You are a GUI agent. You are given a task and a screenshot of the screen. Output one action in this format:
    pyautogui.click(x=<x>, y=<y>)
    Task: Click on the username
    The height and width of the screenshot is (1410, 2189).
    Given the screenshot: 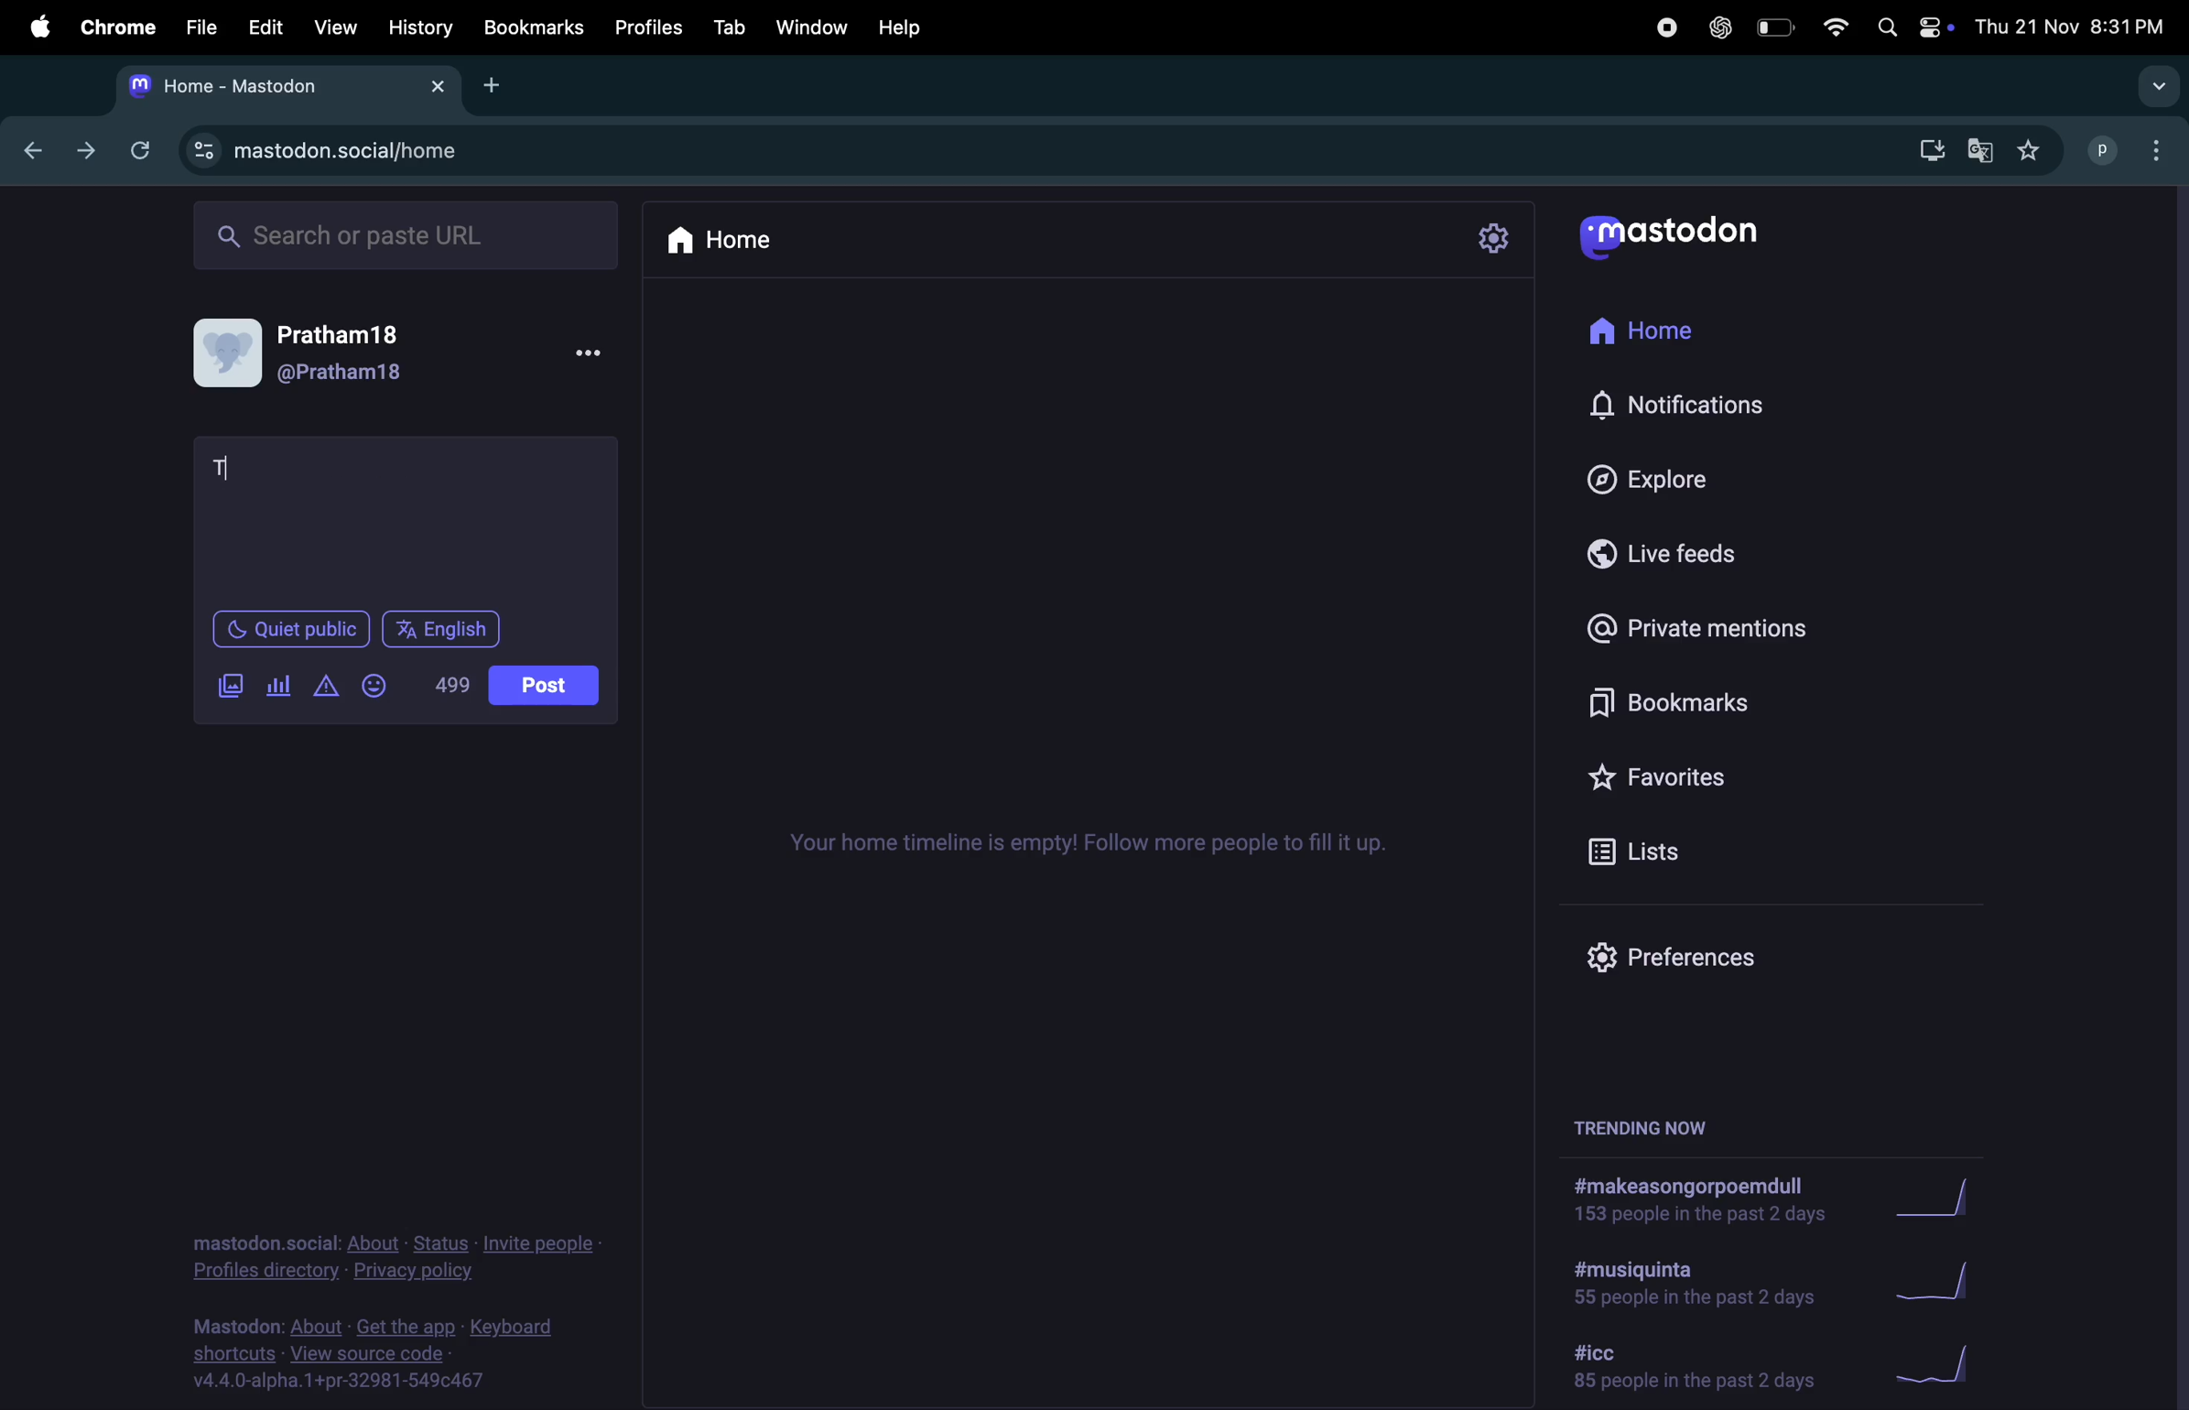 What is the action you would take?
    pyautogui.click(x=2105, y=151)
    